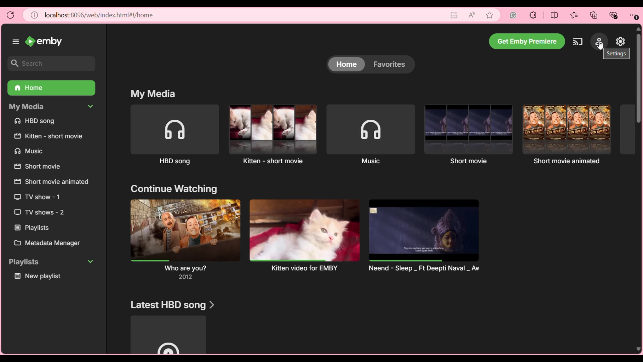  Describe the element at coordinates (638, 189) in the screenshot. I see `Vertical slide bar` at that location.